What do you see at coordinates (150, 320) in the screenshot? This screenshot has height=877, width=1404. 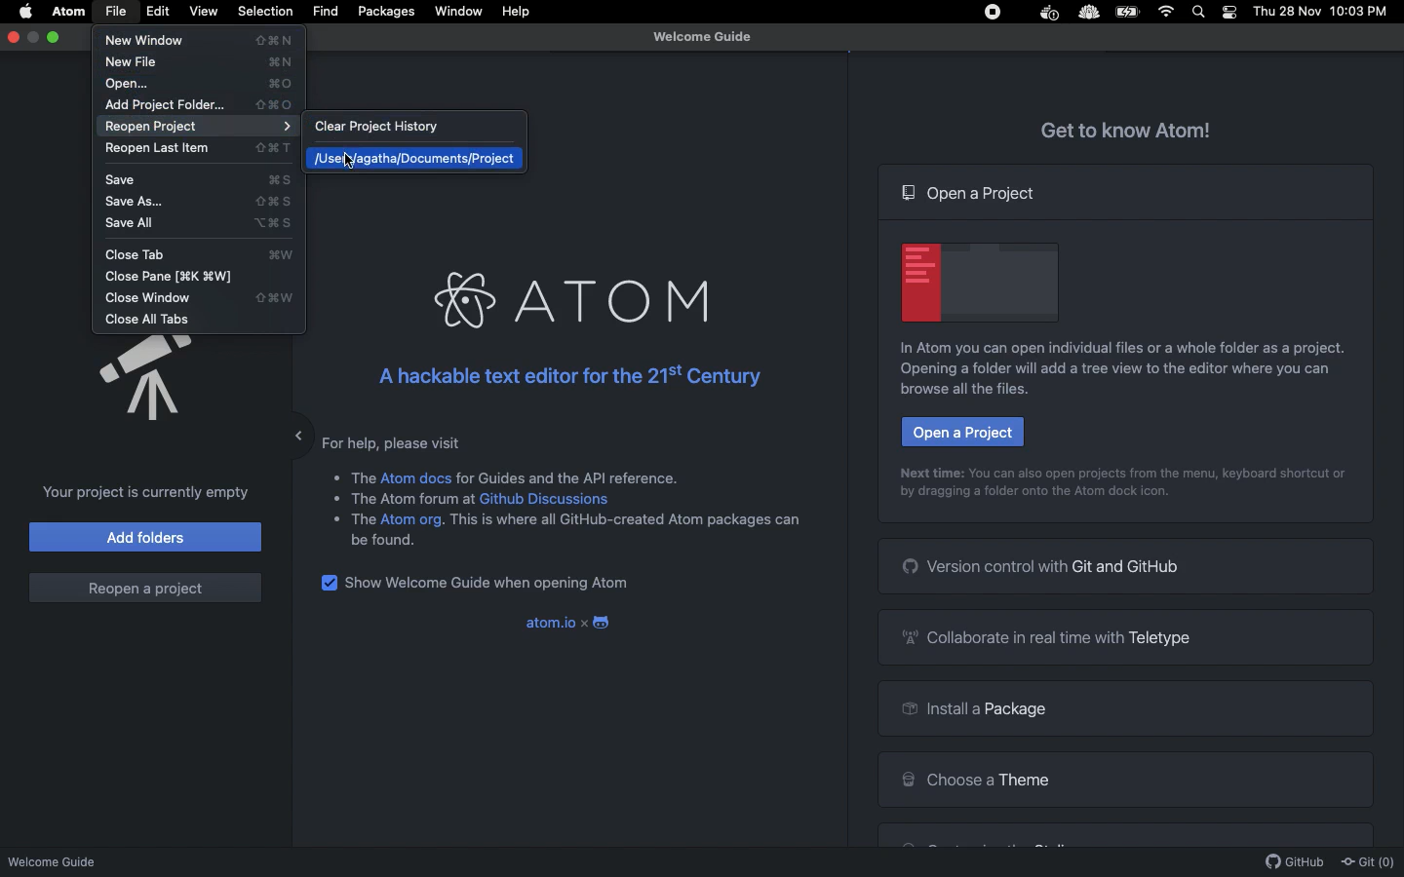 I see `Close all tabs` at bounding box center [150, 320].